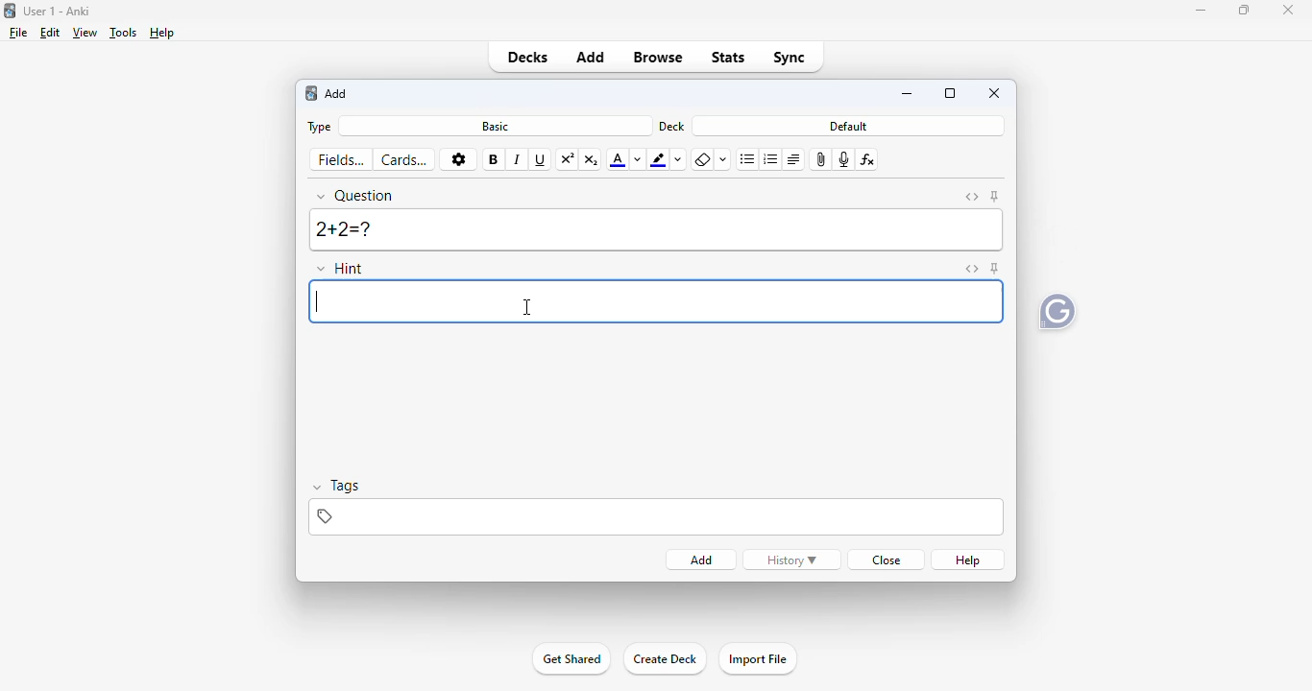  I want to click on stats, so click(727, 58).